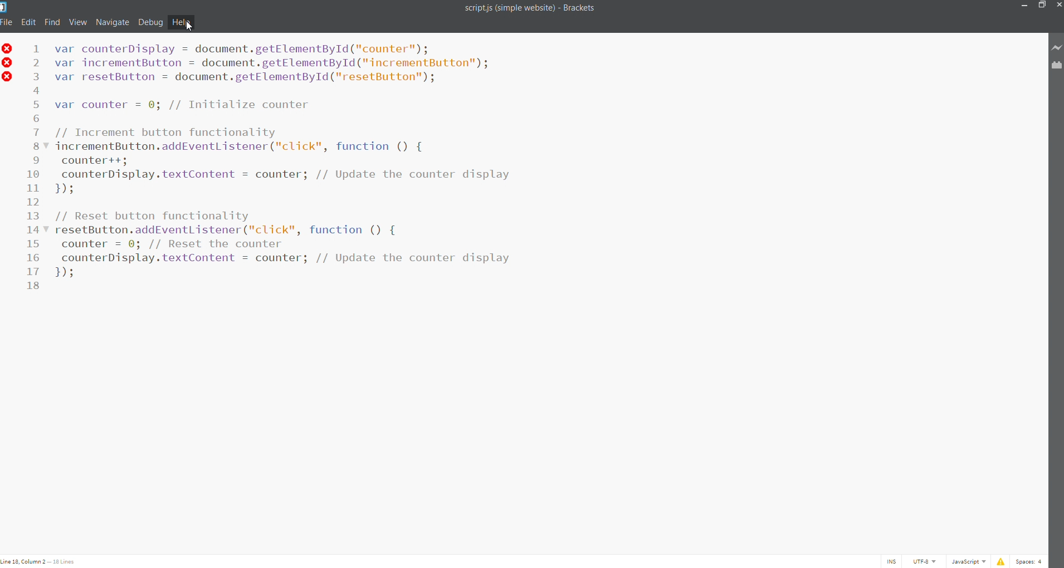  I want to click on maximize/restore, so click(1041, 7).